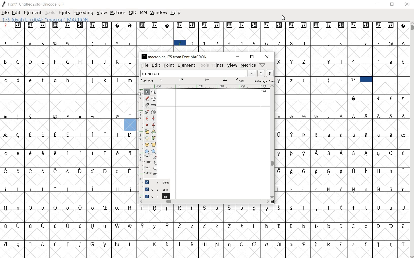 The image size is (414, 258). I want to click on [, so click(317, 62).